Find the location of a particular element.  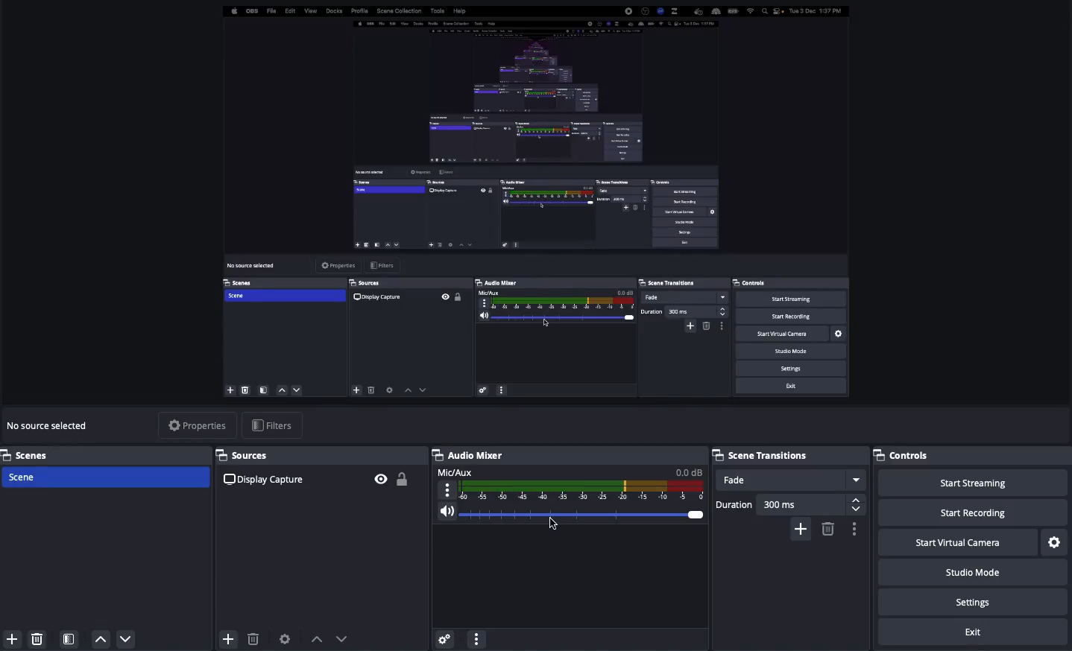

Fade is located at coordinates (792, 480).